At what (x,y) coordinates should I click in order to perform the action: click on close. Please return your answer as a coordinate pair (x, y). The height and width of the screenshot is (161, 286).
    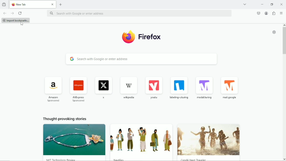
    Looking at the image, I should click on (281, 5).